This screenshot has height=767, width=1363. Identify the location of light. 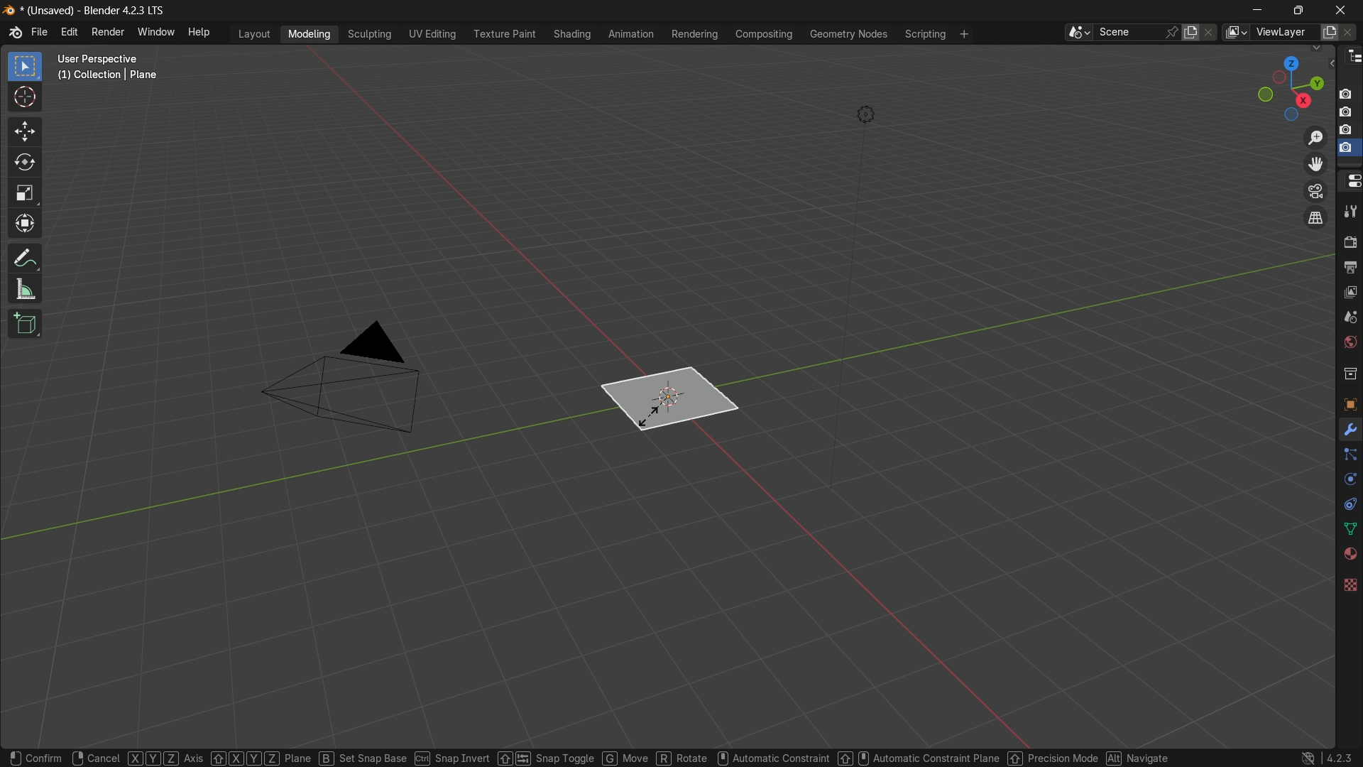
(865, 113).